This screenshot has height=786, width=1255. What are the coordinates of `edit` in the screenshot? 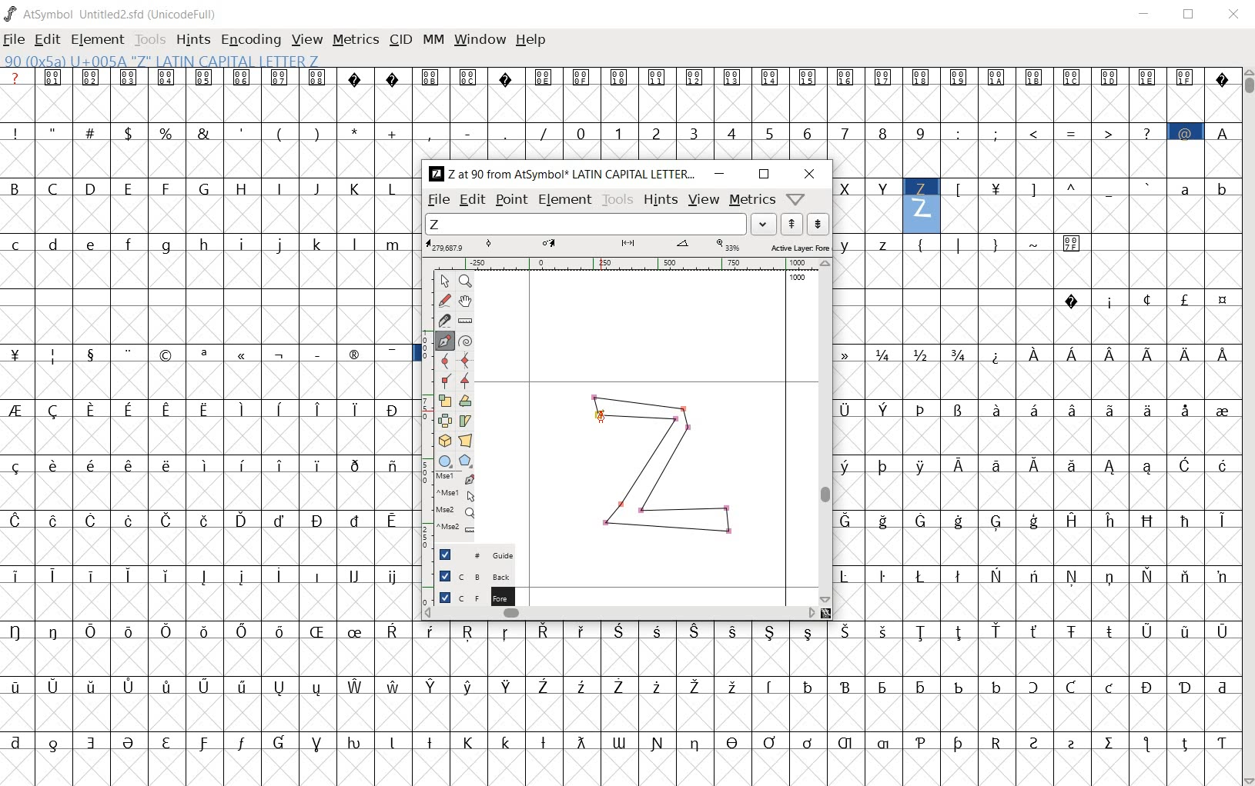 It's located at (471, 201).